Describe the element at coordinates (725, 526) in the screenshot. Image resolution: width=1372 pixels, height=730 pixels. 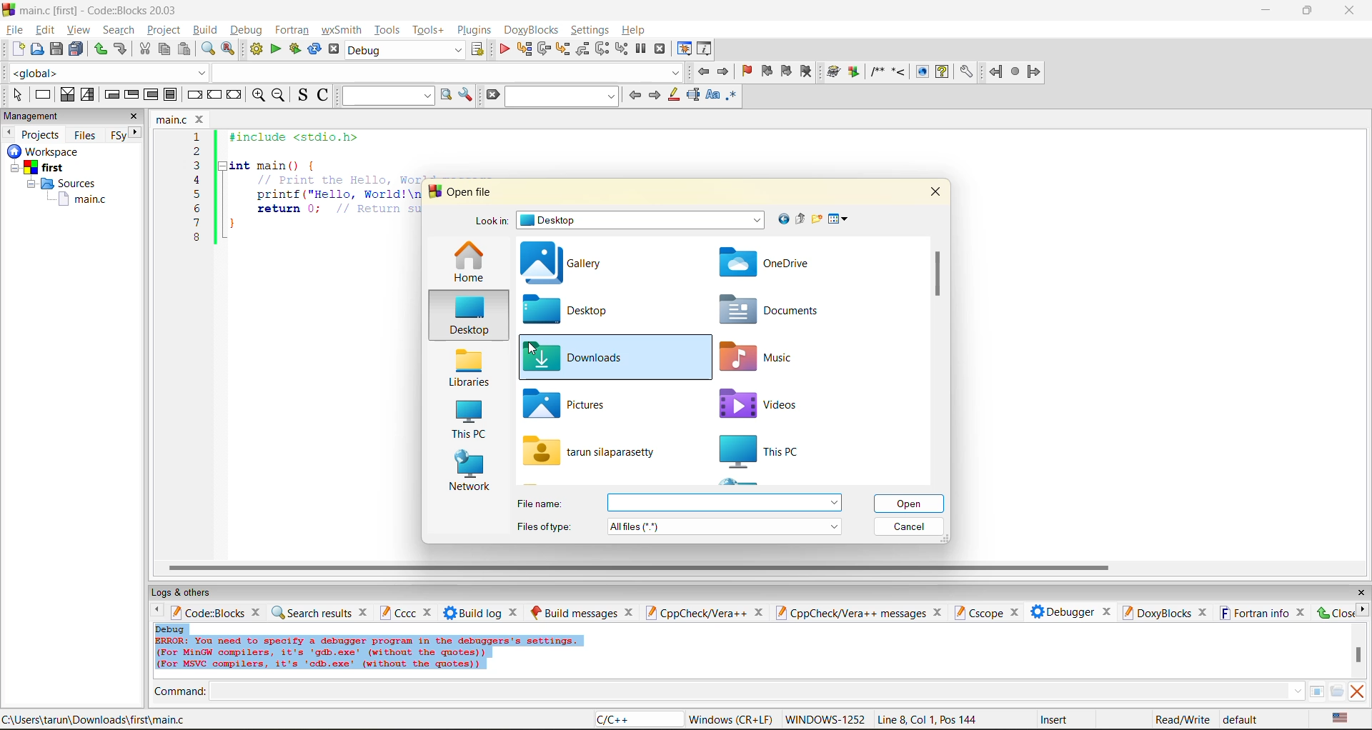
I see `file type menu` at that location.